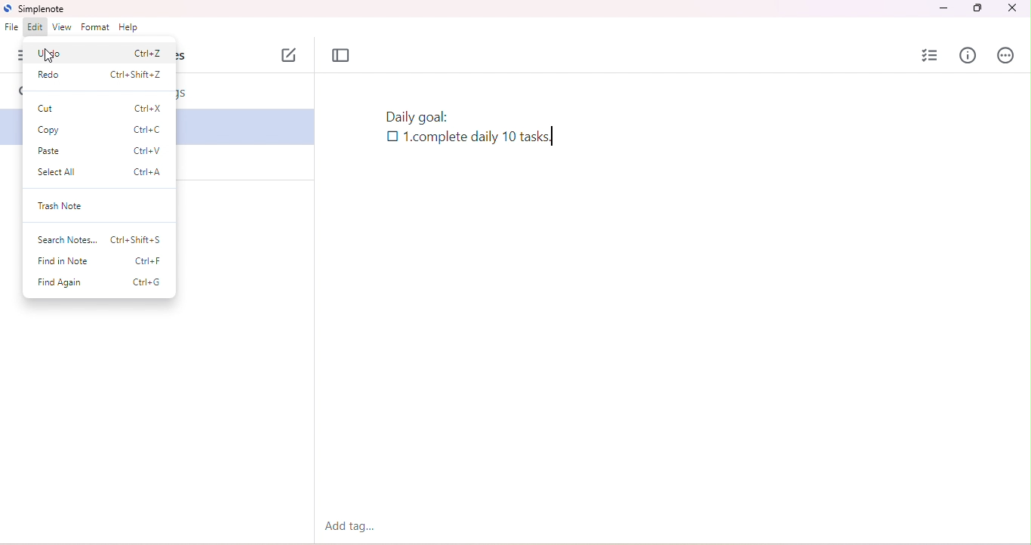 This screenshot has width=1031, height=545. I want to click on trash note, so click(66, 207).